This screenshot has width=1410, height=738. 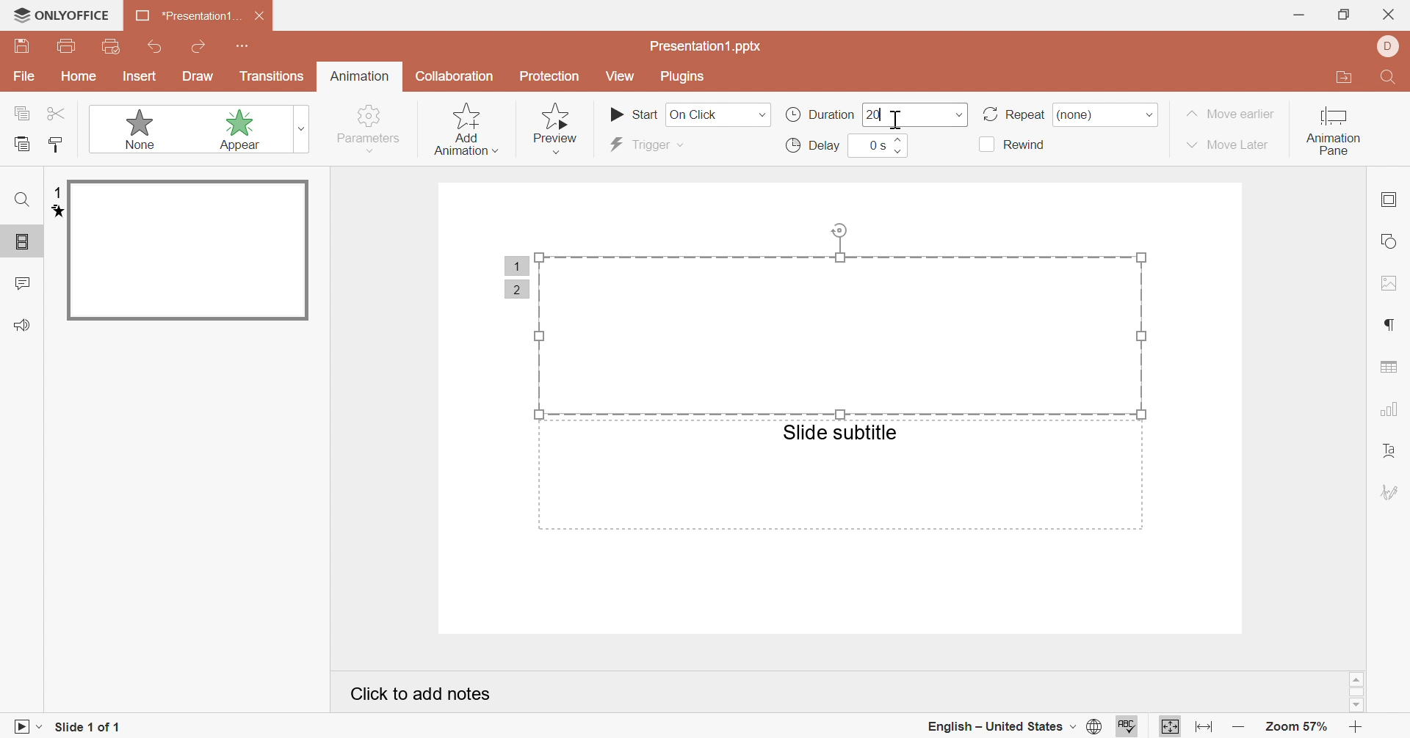 What do you see at coordinates (22, 112) in the screenshot?
I see `copy` at bounding box center [22, 112].